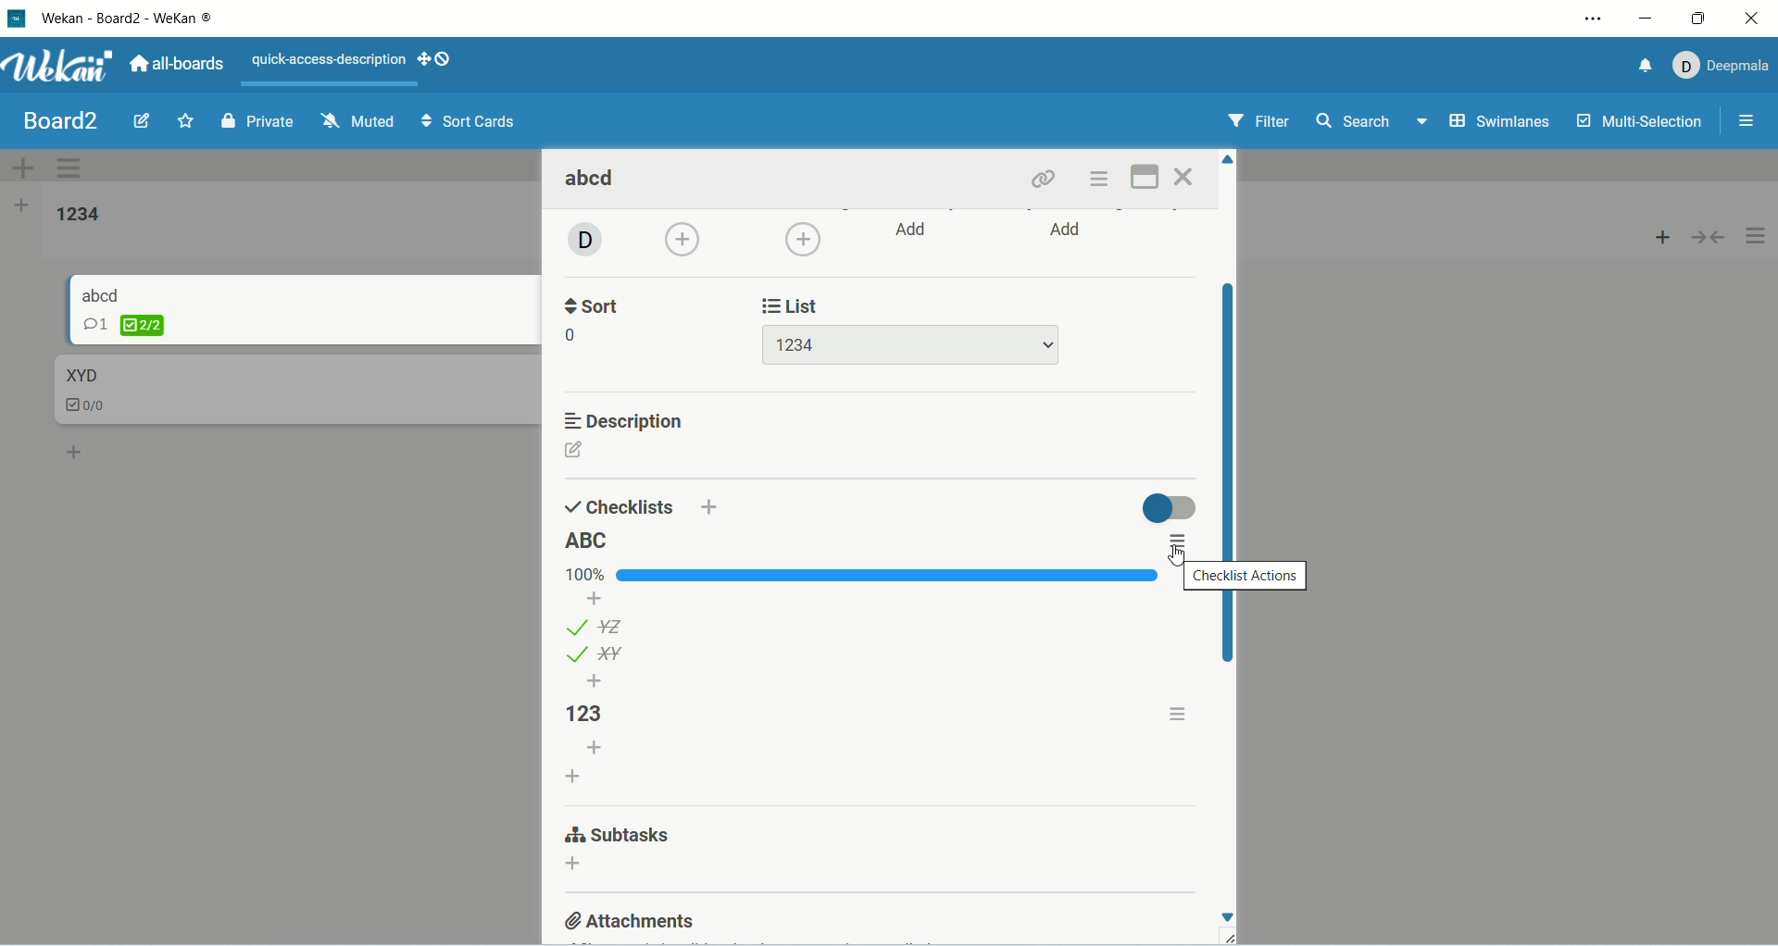  What do you see at coordinates (595, 681) in the screenshot?
I see `add` at bounding box center [595, 681].